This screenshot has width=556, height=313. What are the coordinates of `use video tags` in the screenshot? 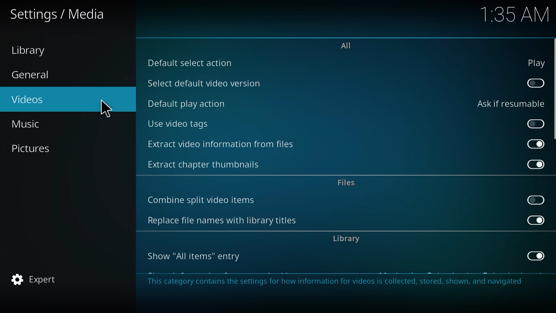 It's located at (178, 123).